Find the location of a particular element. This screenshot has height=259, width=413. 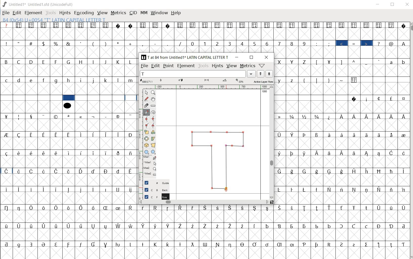

scale is located at coordinates (147, 131).